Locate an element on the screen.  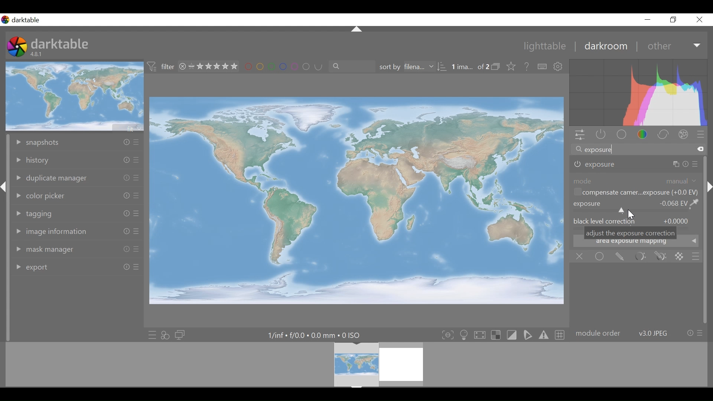
compensate camera exposure is located at coordinates (635, 192).